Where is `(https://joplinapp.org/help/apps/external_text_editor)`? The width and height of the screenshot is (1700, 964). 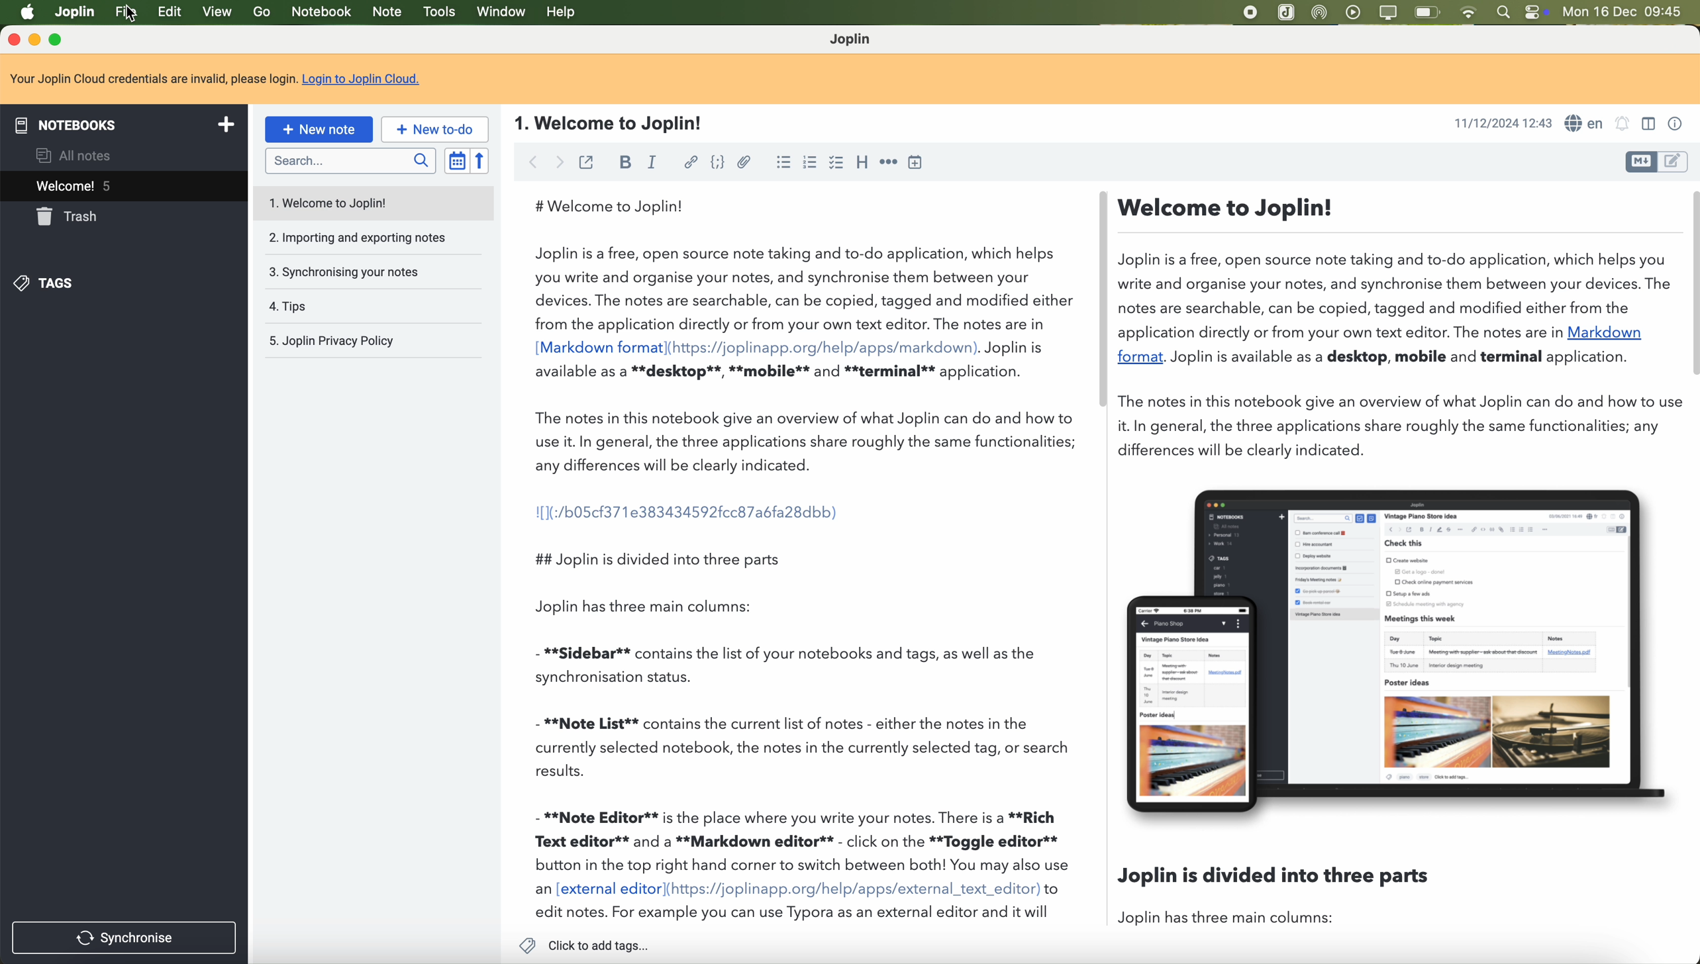 (https://joplinapp.org/help/apps/external_text_editor) is located at coordinates (854, 890).